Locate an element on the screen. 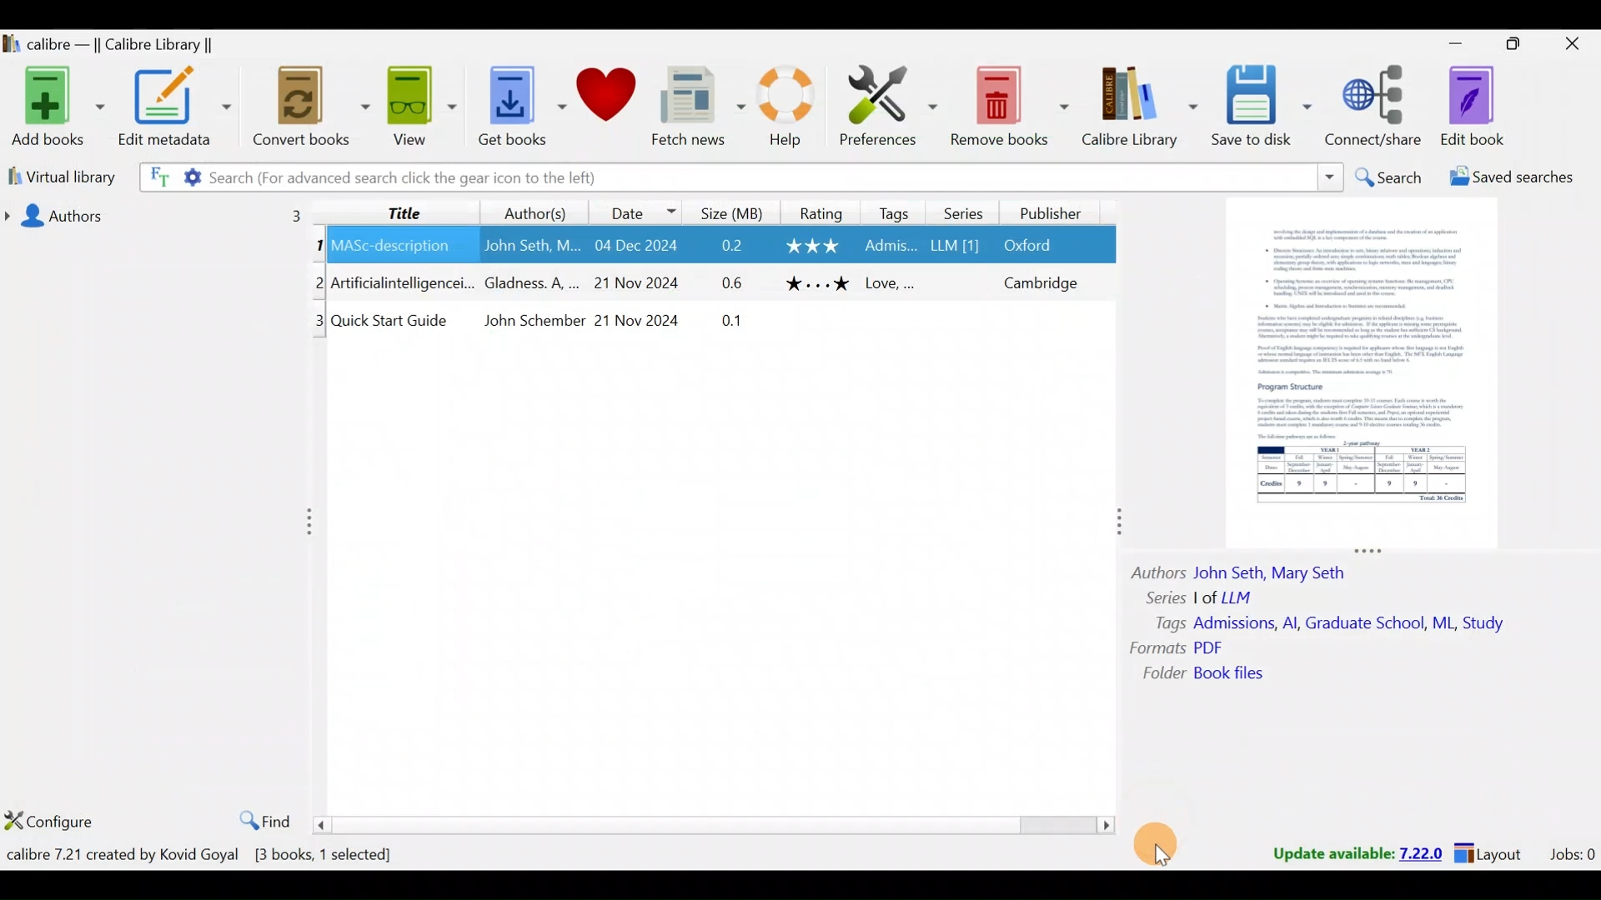 The image size is (1601, 900).  is located at coordinates (1161, 598).